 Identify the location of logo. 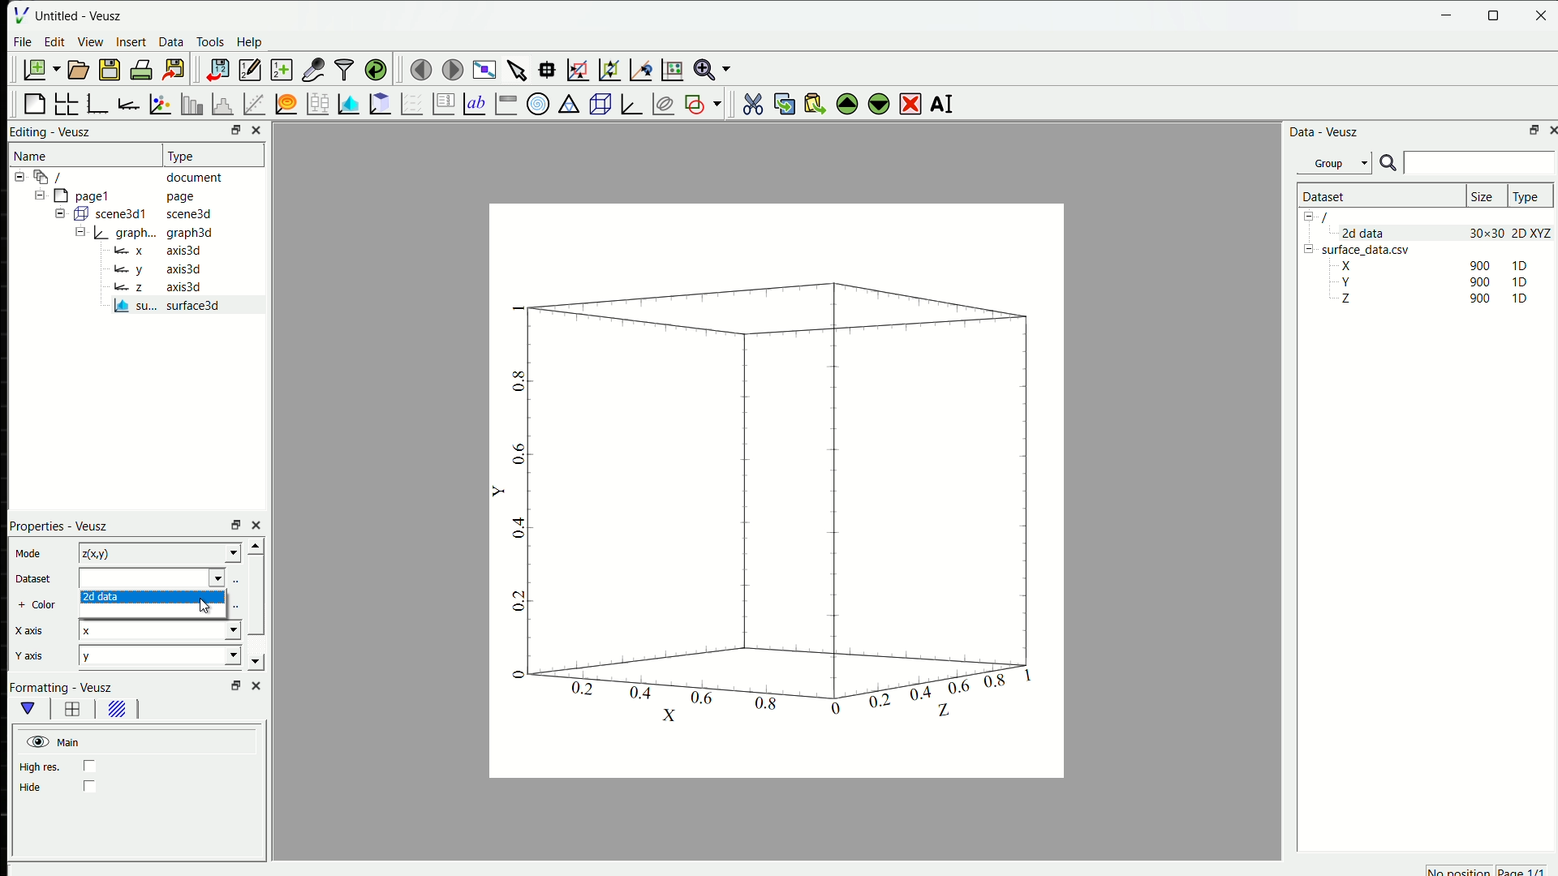
(21, 15).